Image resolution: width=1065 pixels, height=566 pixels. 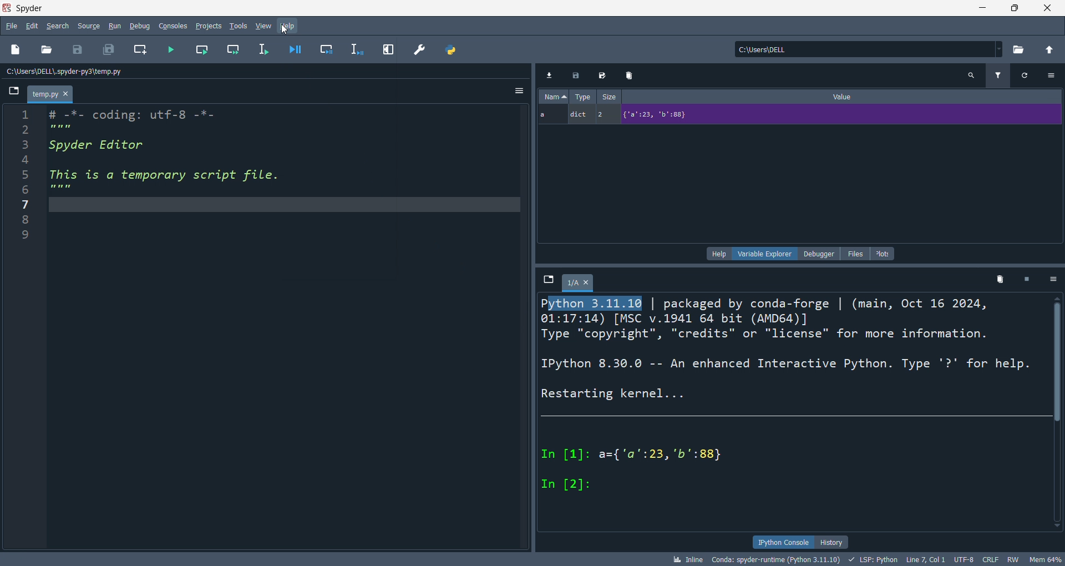 I want to click on Download, so click(x=550, y=75).